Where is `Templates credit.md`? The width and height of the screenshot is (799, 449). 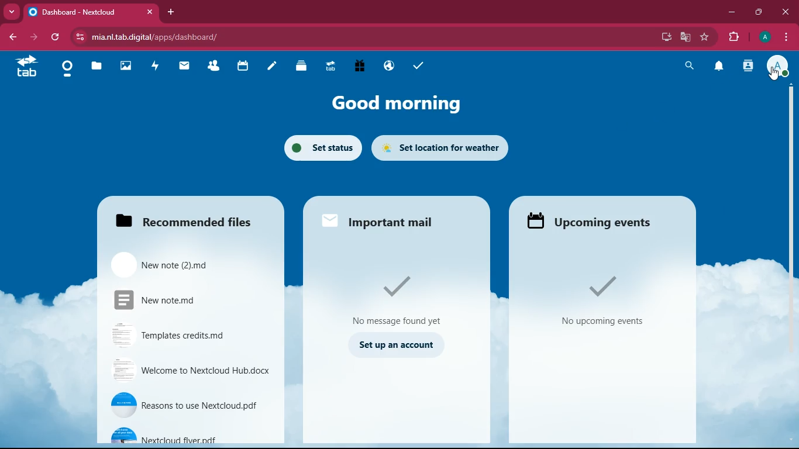 Templates credit.md is located at coordinates (194, 334).